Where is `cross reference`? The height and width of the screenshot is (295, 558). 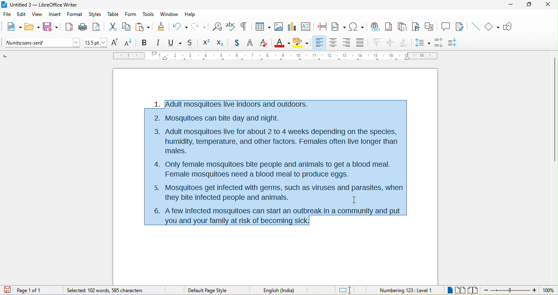
cross reference is located at coordinates (431, 27).